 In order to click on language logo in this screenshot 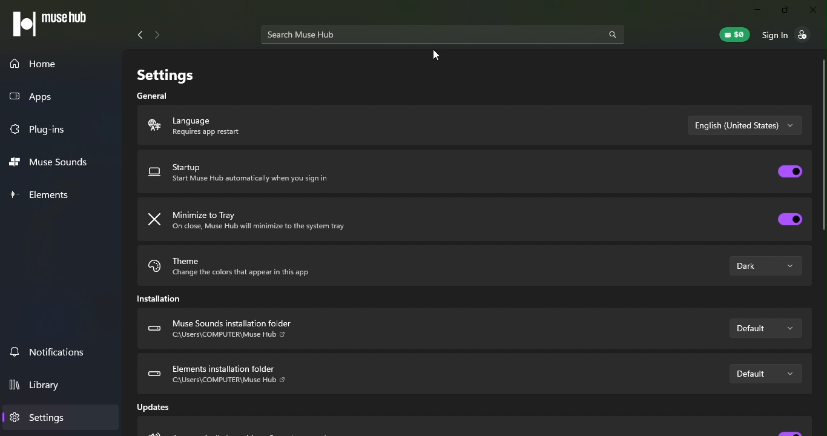, I will do `click(152, 127)`.